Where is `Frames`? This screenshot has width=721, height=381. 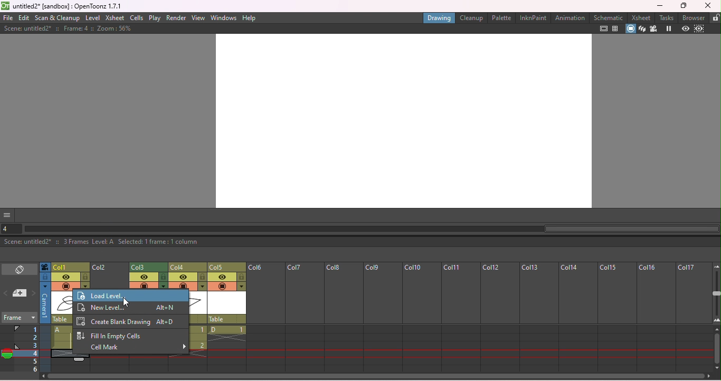
Frames is located at coordinates (27, 348).